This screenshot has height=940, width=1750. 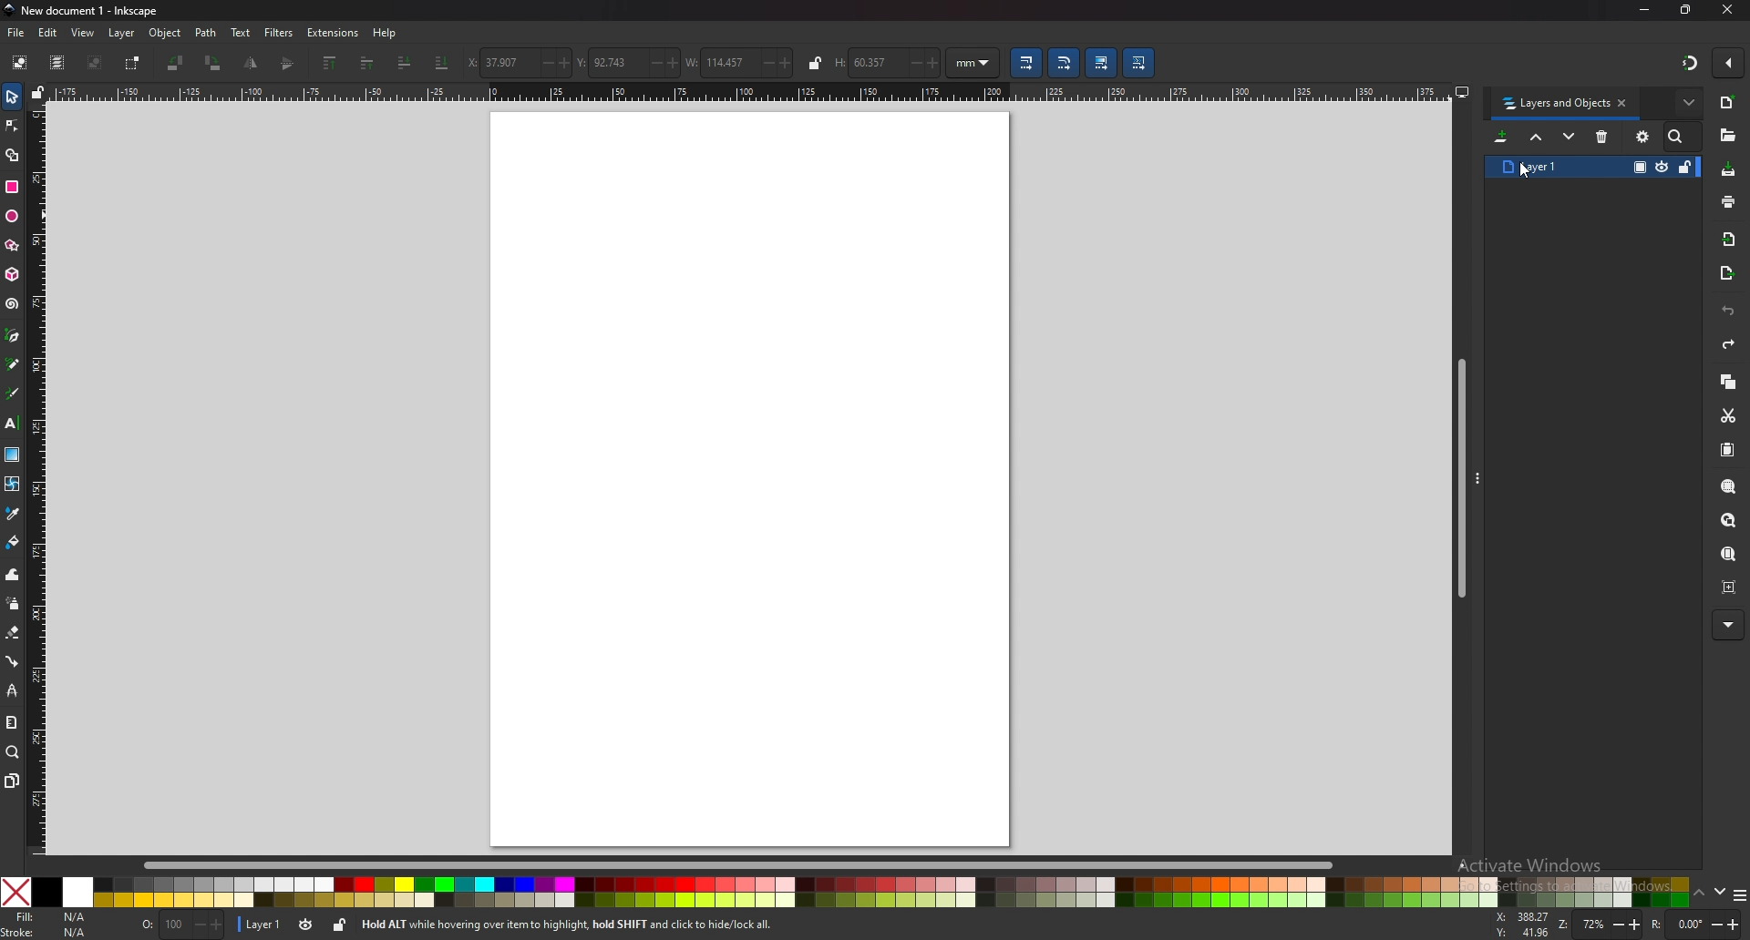 What do you see at coordinates (1643, 137) in the screenshot?
I see `settings` at bounding box center [1643, 137].